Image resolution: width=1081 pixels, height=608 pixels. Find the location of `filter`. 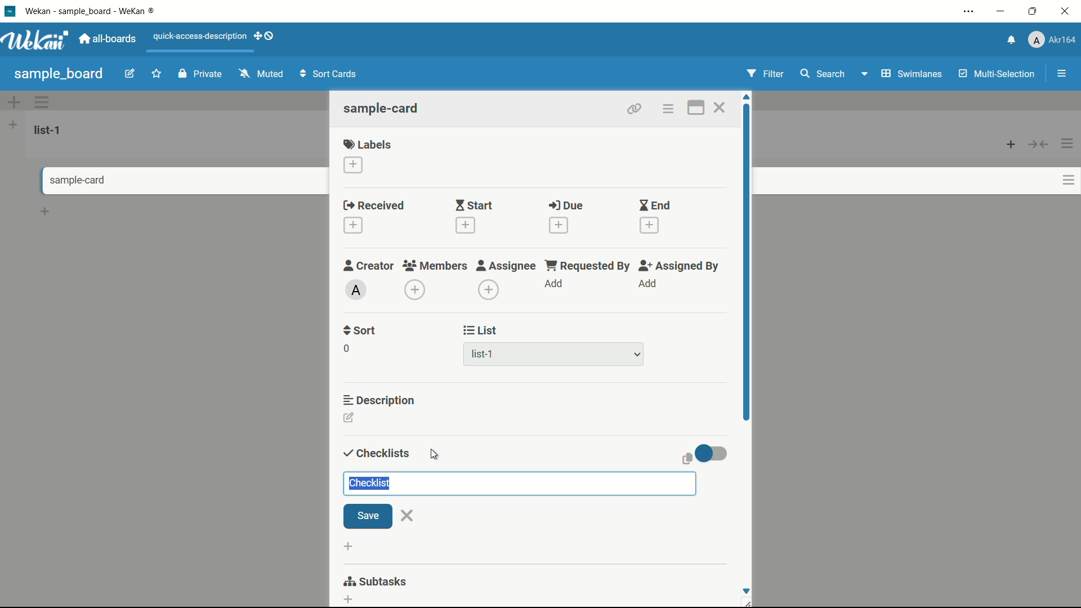

filter is located at coordinates (766, 74).